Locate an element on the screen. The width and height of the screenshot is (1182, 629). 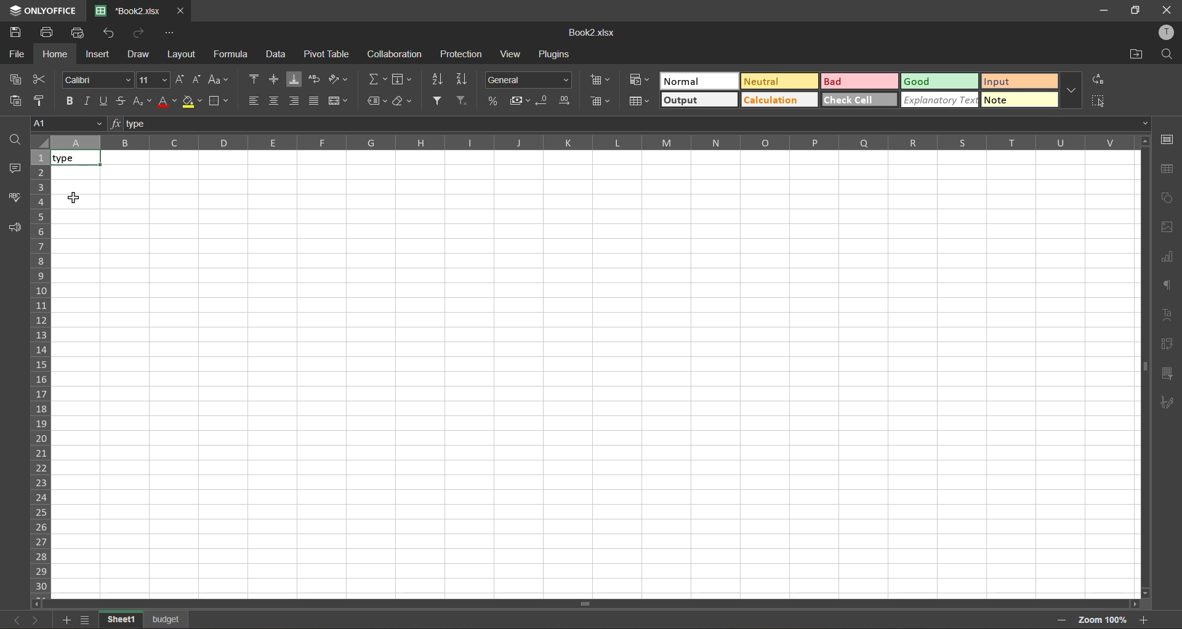
accounting is located at coordinates (521, 99).